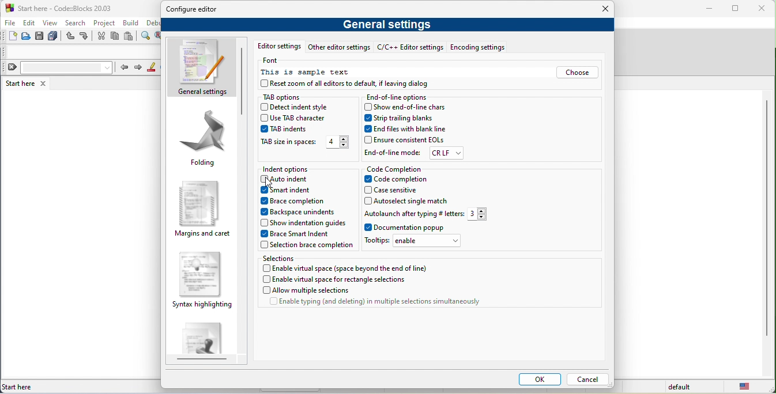 The width and height of the screenshot is (776, 394). I want to click on selection, so click(280, 259).